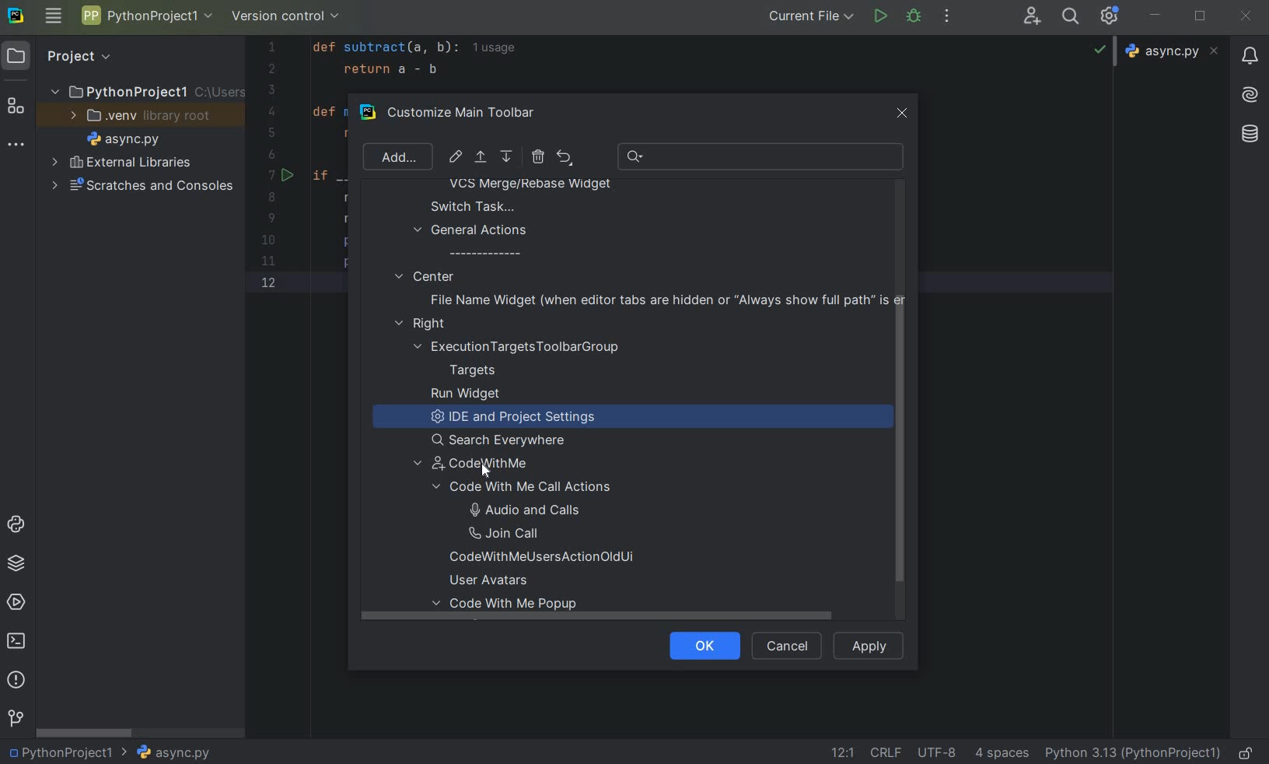 The width and height of the screenshot is (1269, 764). I want to click on INDENT, so click(1000, 752).